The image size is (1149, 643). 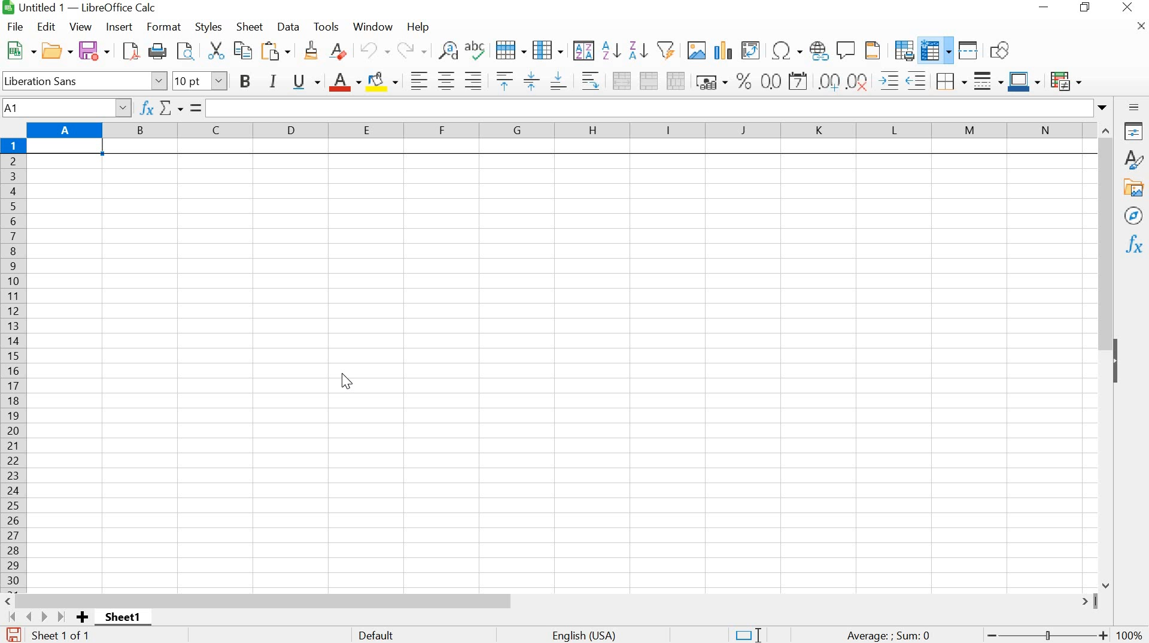 What do you see at coordinates (384, 80) in the screenshot?
I see `BACKGROUND COLOR` at bounding box center [384, 80].